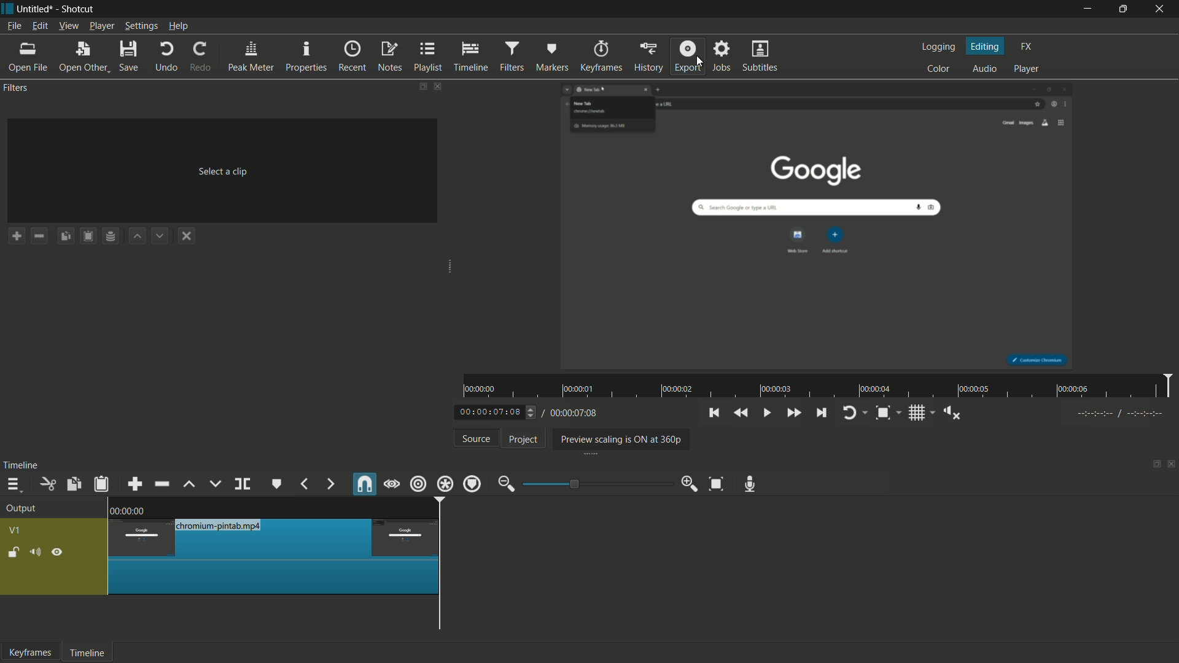  What do you see at coordinates (77, 9) in the screenshot?
I see `app name` at bounding box center [77, 9].